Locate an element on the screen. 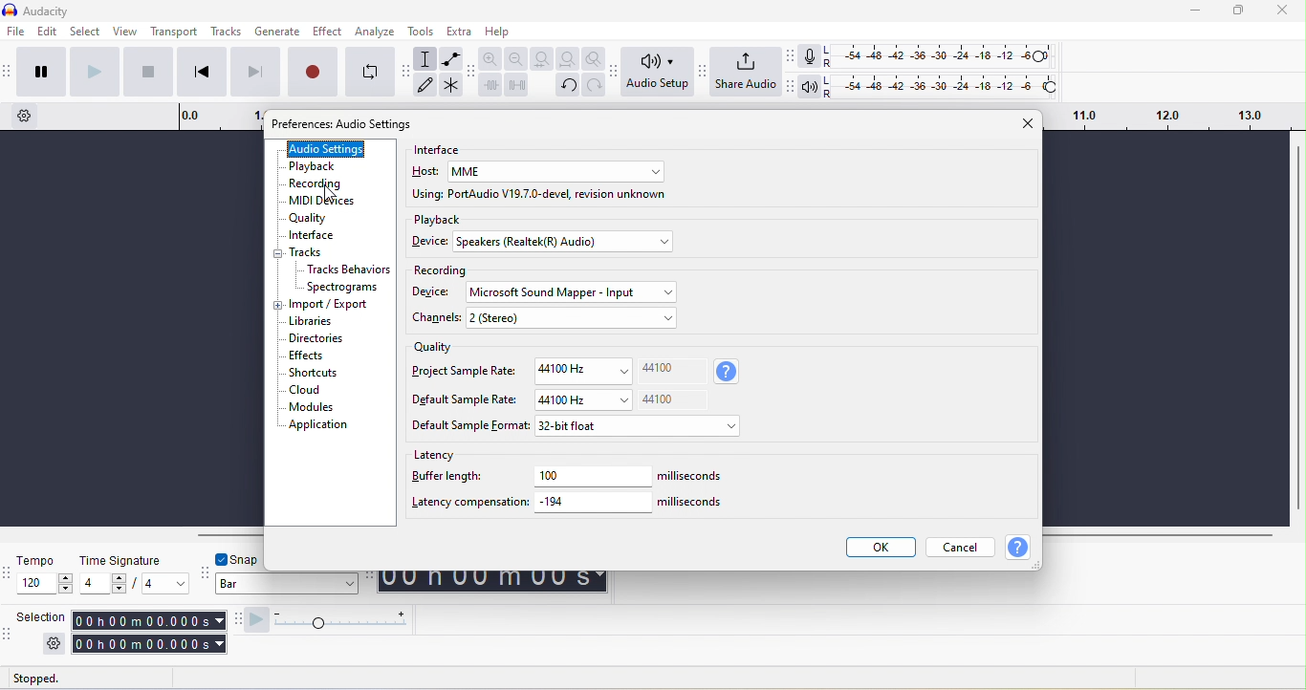  quality is located at coordinates (307, 218).